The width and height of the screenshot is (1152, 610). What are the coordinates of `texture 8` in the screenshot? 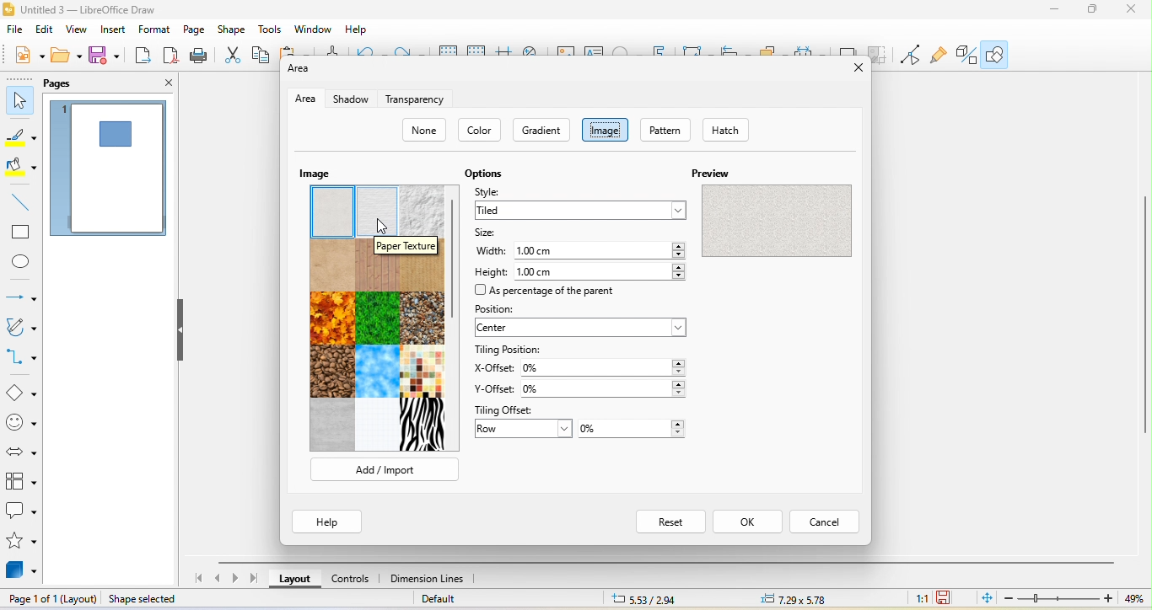 It's located at (379, 318).